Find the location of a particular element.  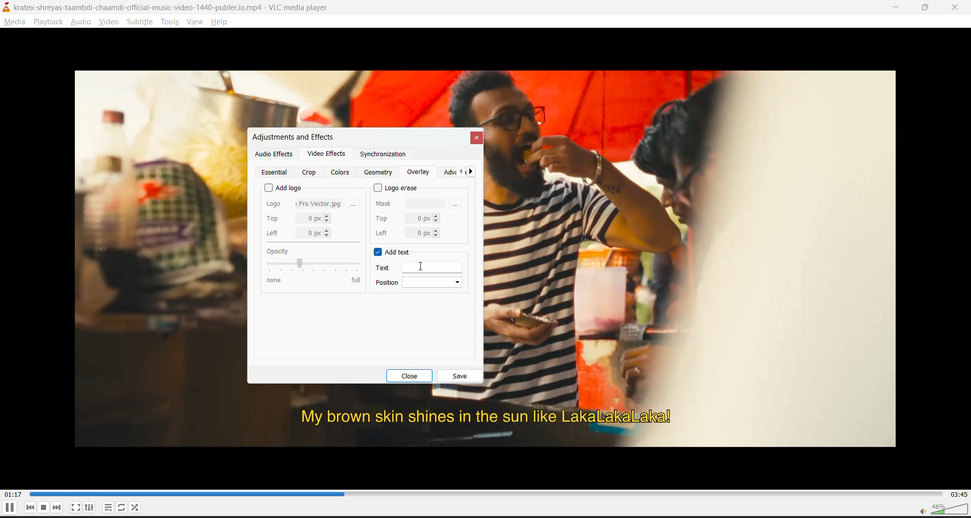

minimize is located at coordinates (897, 7).